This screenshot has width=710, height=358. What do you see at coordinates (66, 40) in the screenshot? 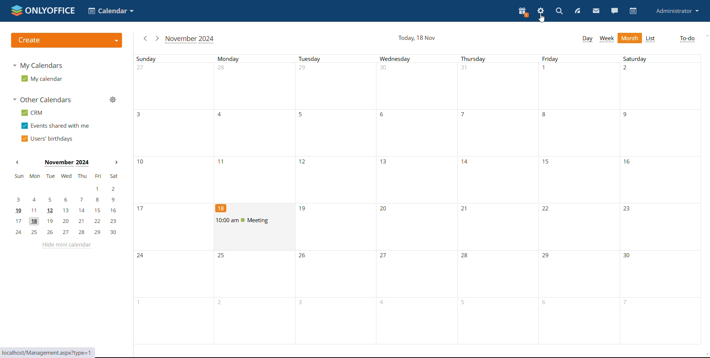
I see `create` at bounding box center [66, 40].